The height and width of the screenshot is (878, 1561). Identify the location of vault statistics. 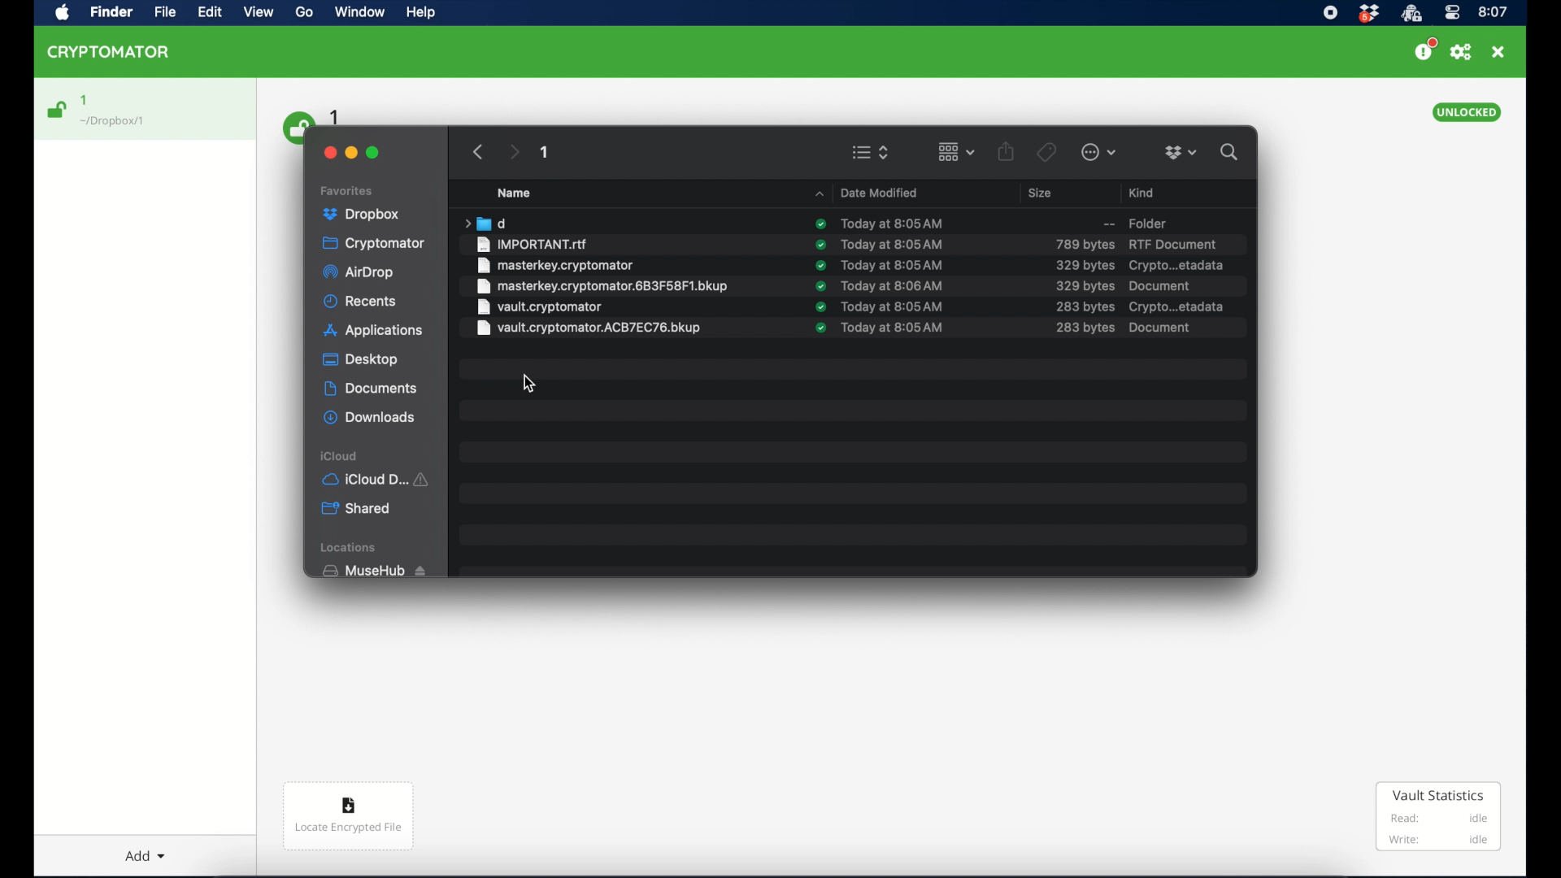
(1438, 818).